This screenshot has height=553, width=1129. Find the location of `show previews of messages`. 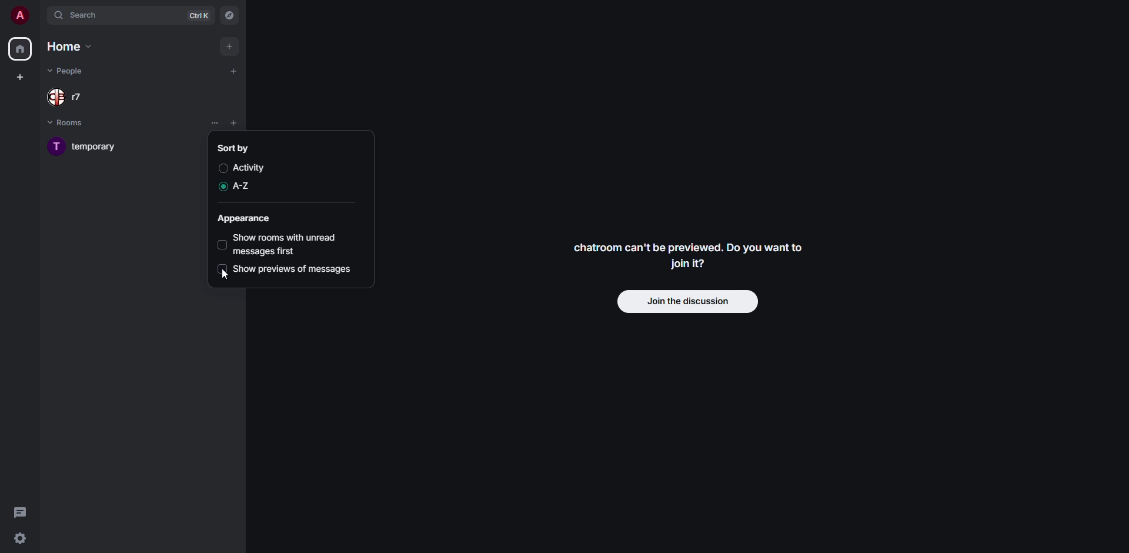

show previews of messages is located at coordinates (293, 270).